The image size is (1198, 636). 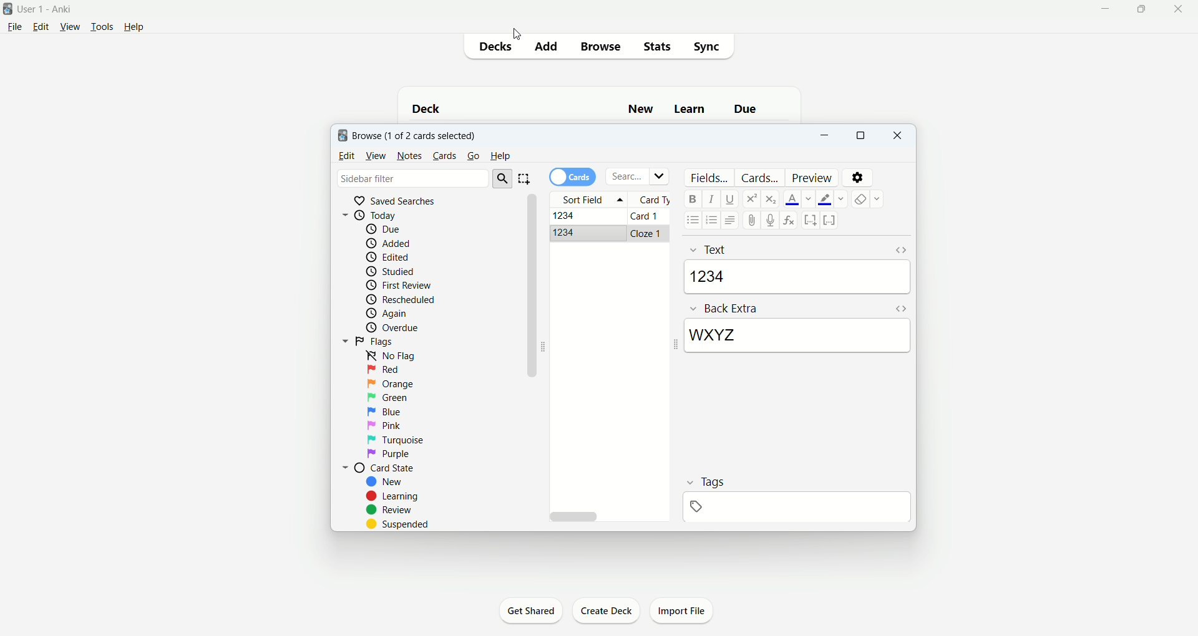 What do you see at coordinates (573, 175) in the screenshot?
I see `cards` at bounding box center [573, 175].